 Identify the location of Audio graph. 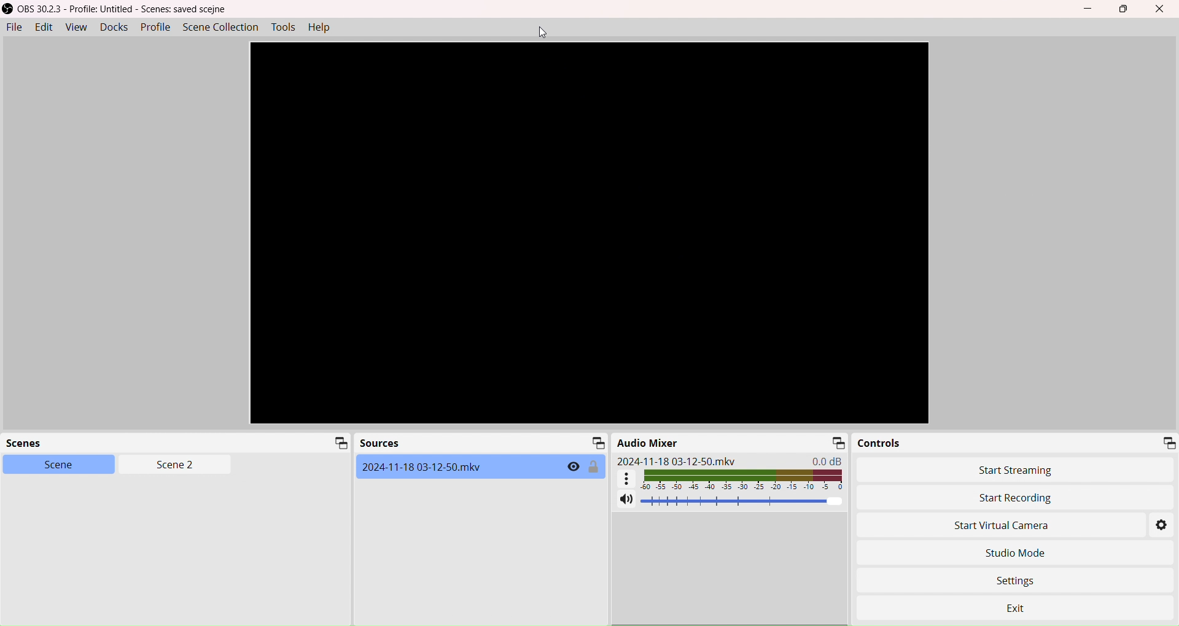
(731, 479).